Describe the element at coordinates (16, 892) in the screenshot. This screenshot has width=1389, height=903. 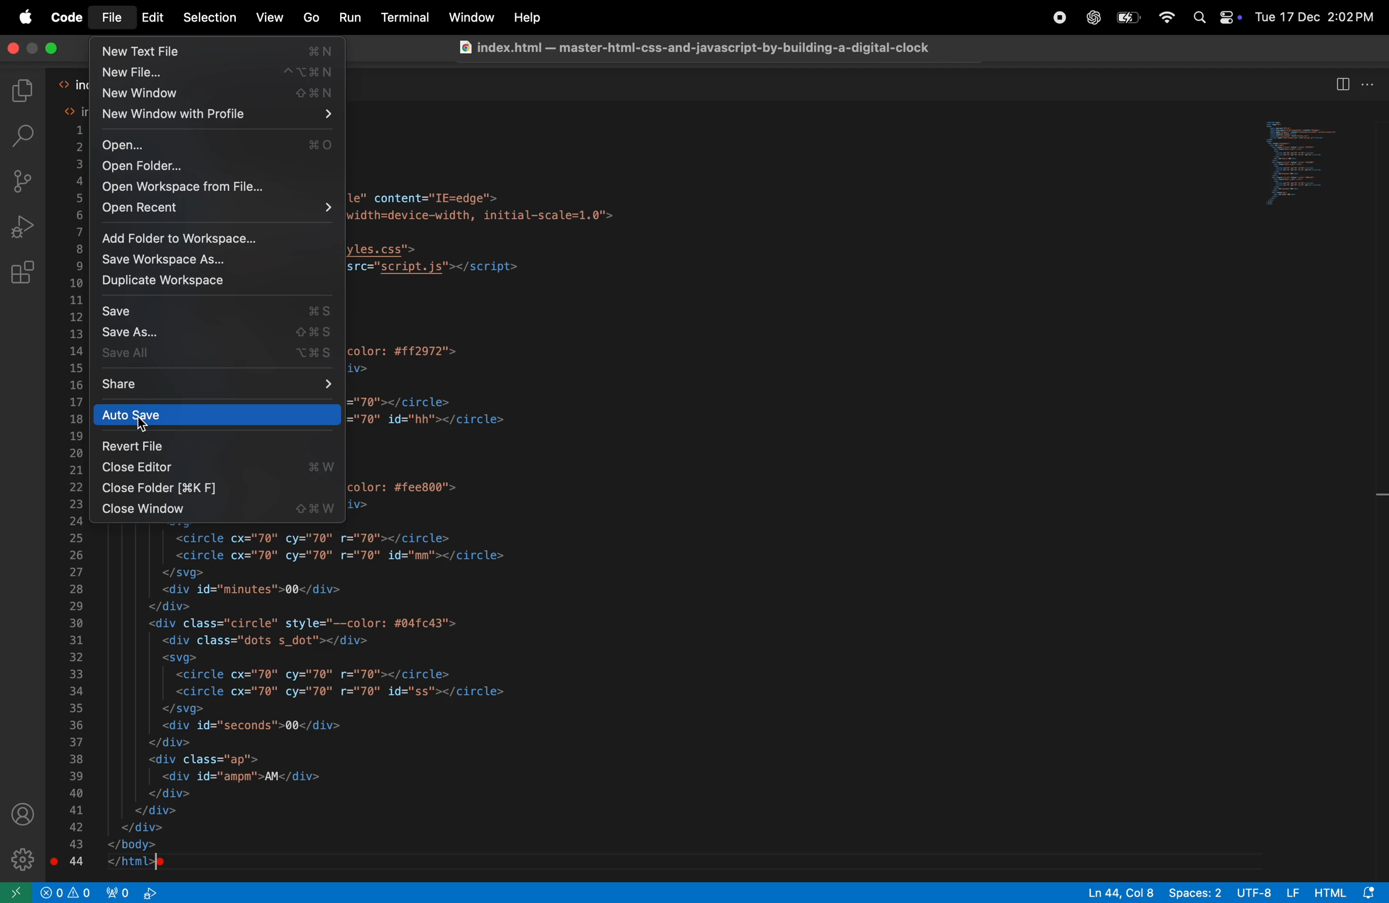
I see `open window` at that location.